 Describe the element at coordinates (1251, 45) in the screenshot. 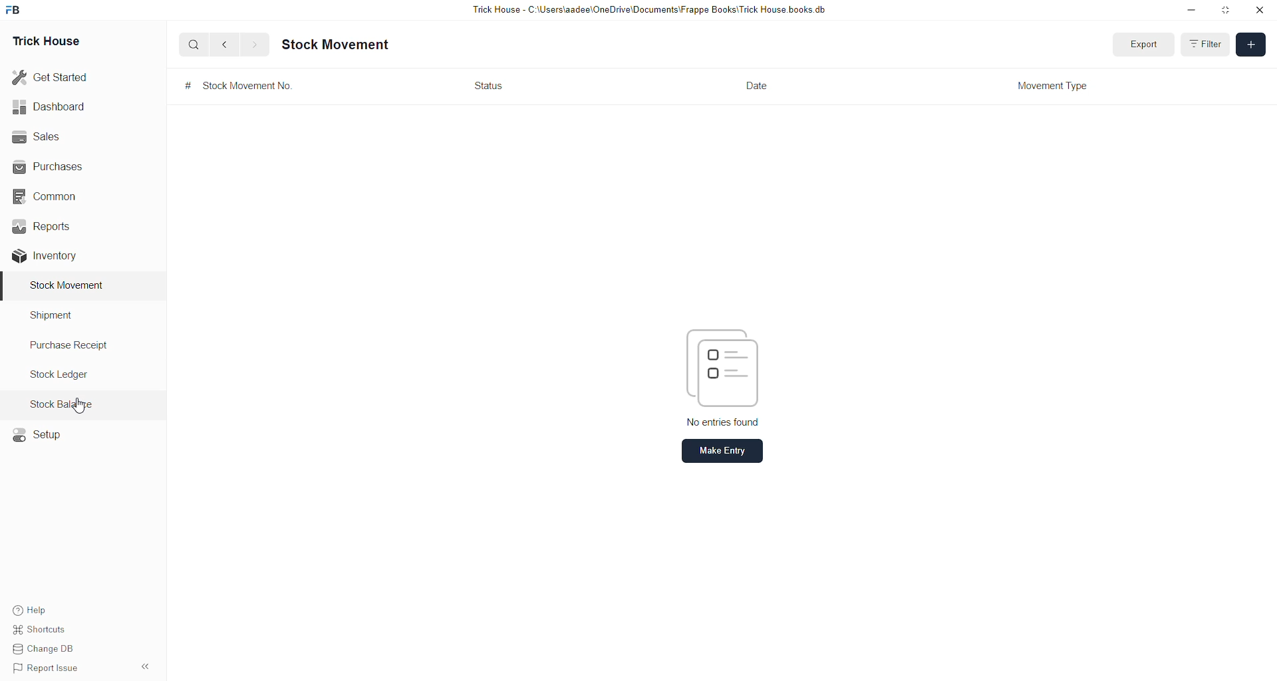

I see `Add` at that location.